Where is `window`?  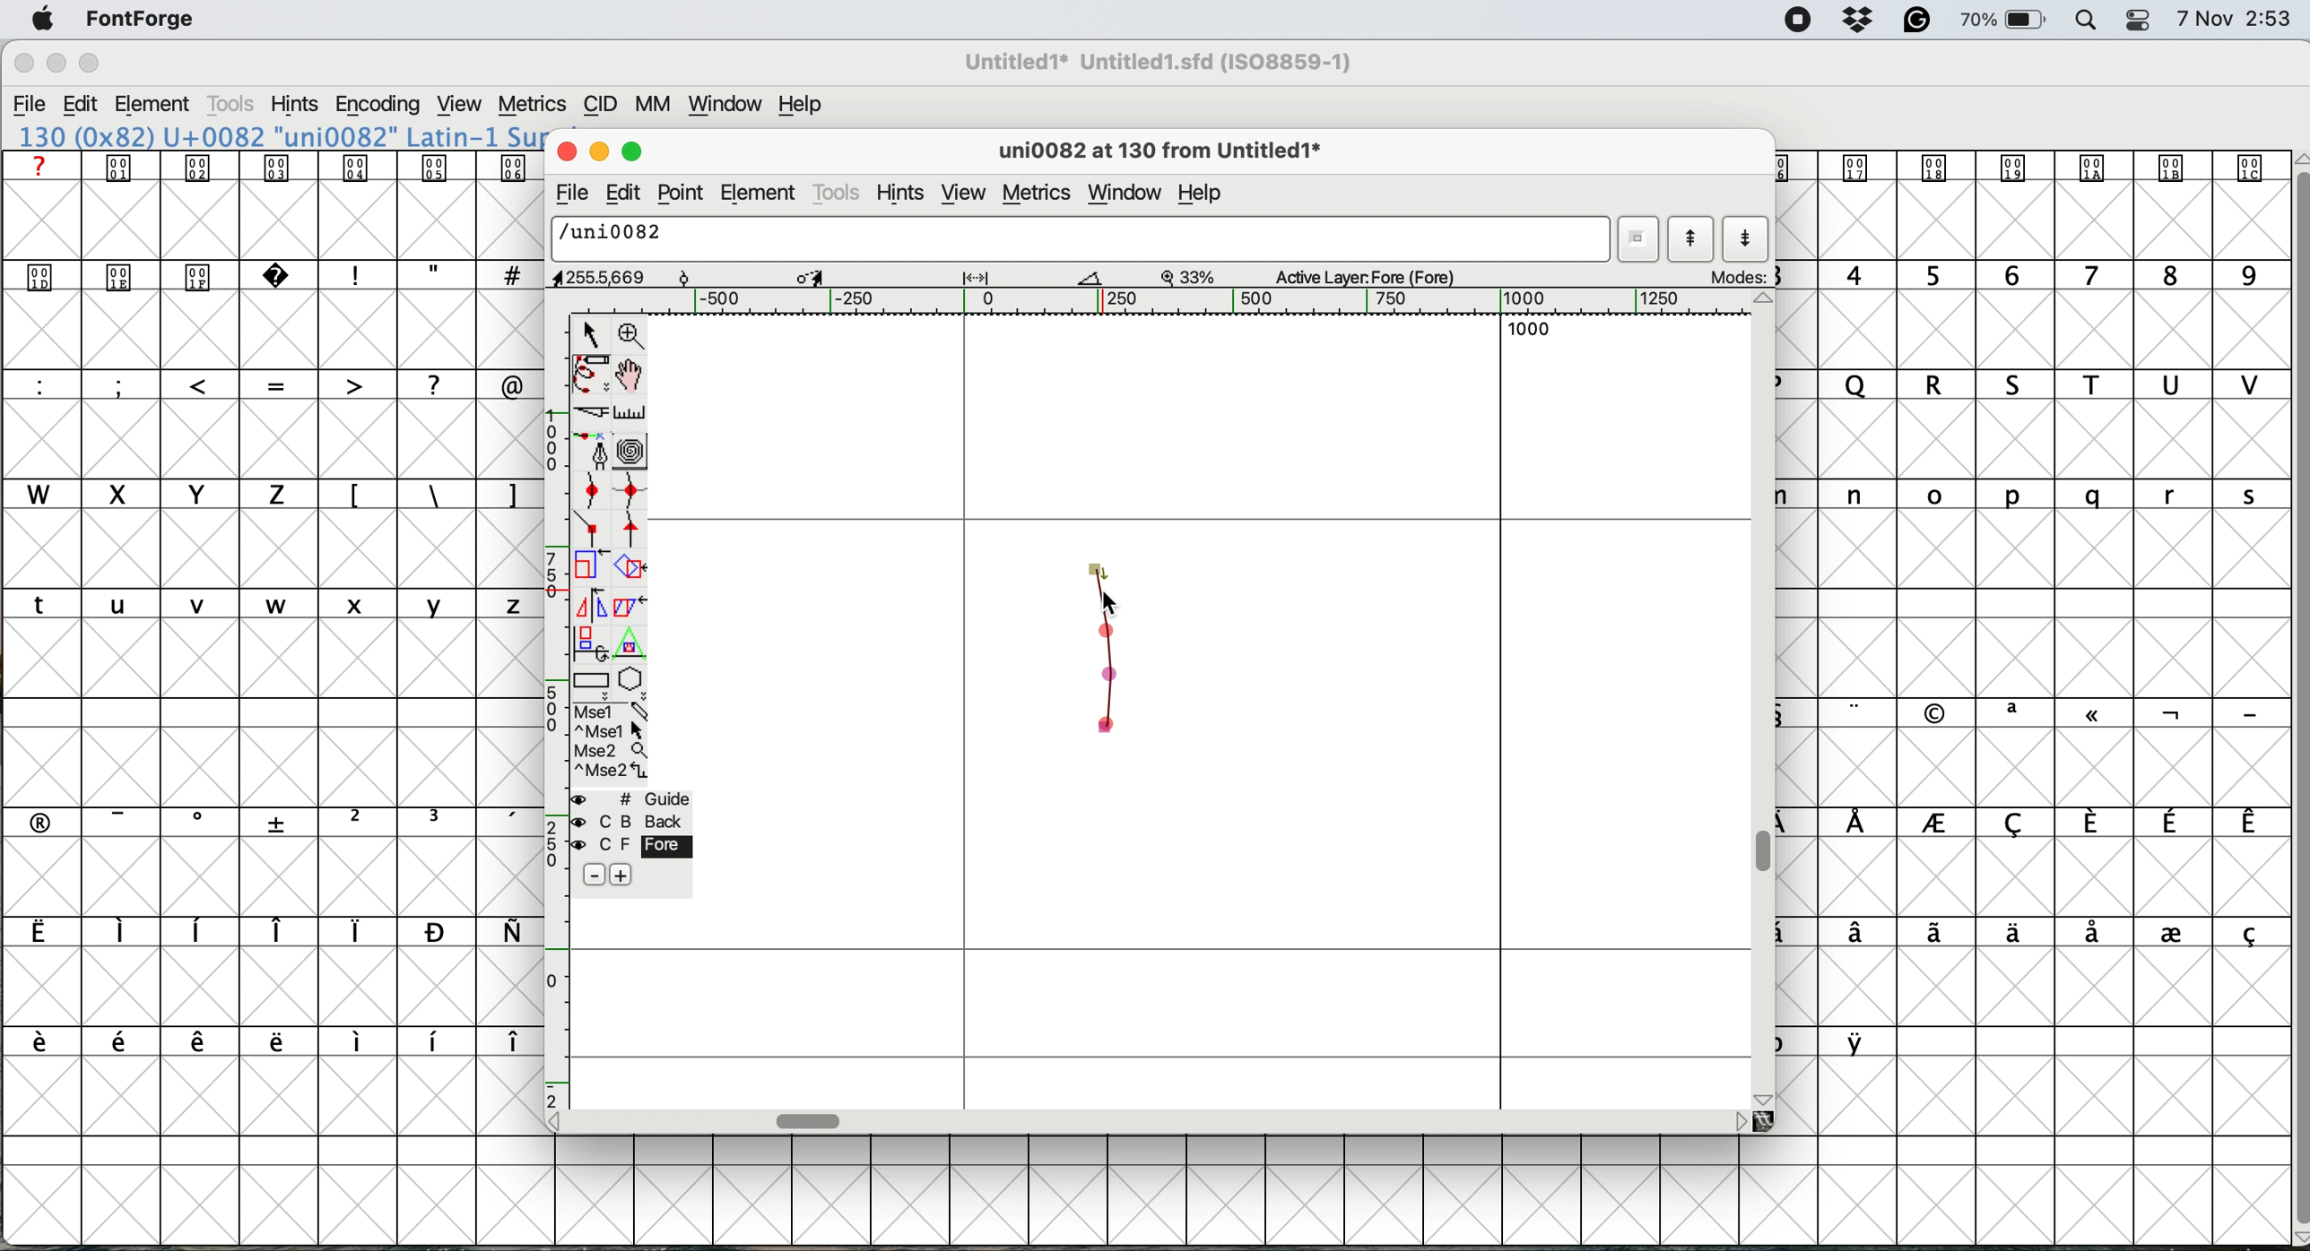
window is located at coordinates (1125, 190).